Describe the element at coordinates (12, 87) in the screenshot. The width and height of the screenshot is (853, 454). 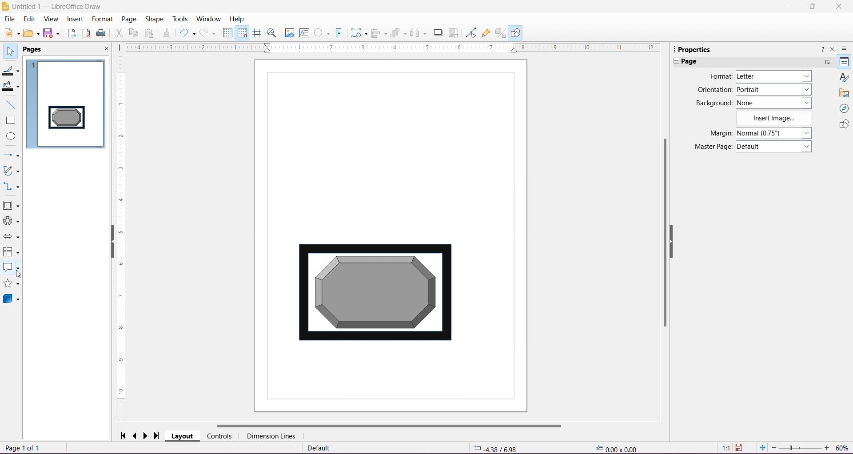
I see `Fill Color` at that location.